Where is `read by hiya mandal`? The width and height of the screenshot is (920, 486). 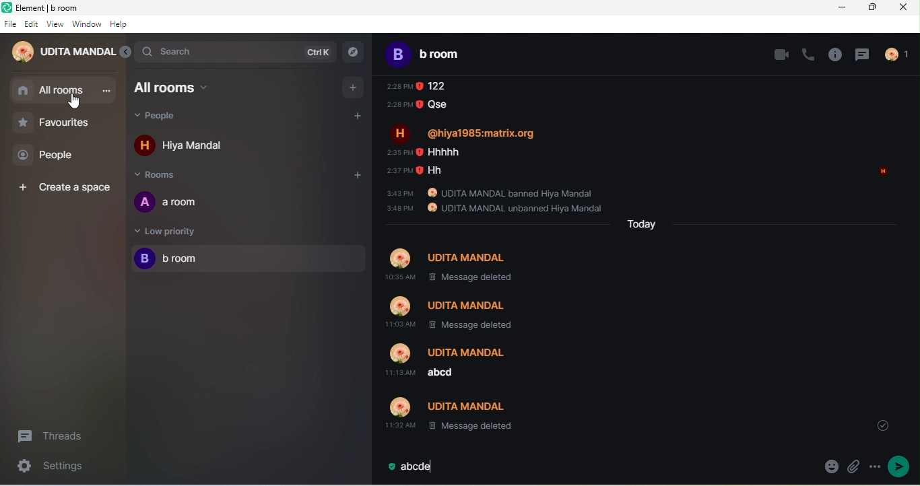
read by hiya mandal is located at coordinates (881, 174).